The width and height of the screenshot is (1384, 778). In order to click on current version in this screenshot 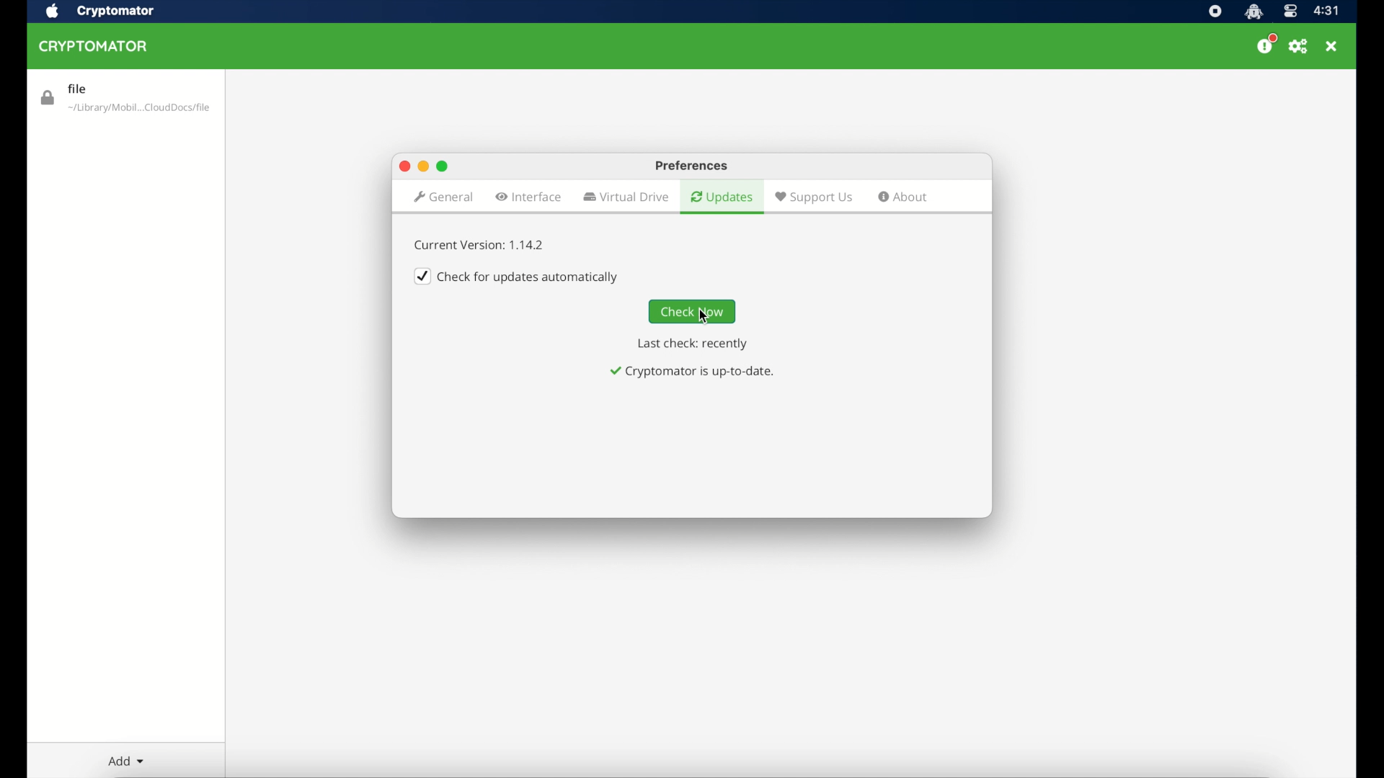, I will do `click(481, 245)`.